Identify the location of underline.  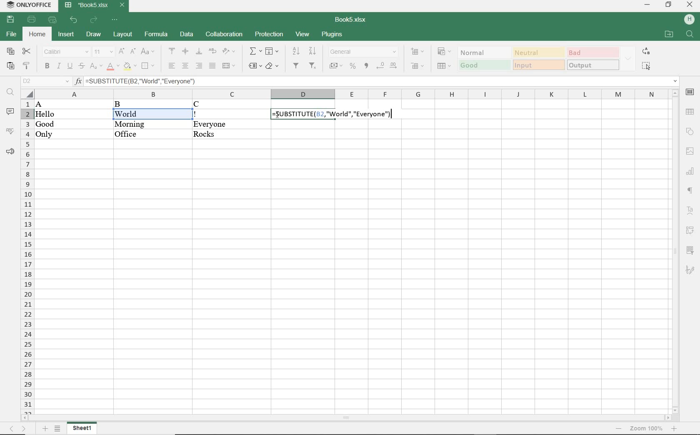
(70, 67).